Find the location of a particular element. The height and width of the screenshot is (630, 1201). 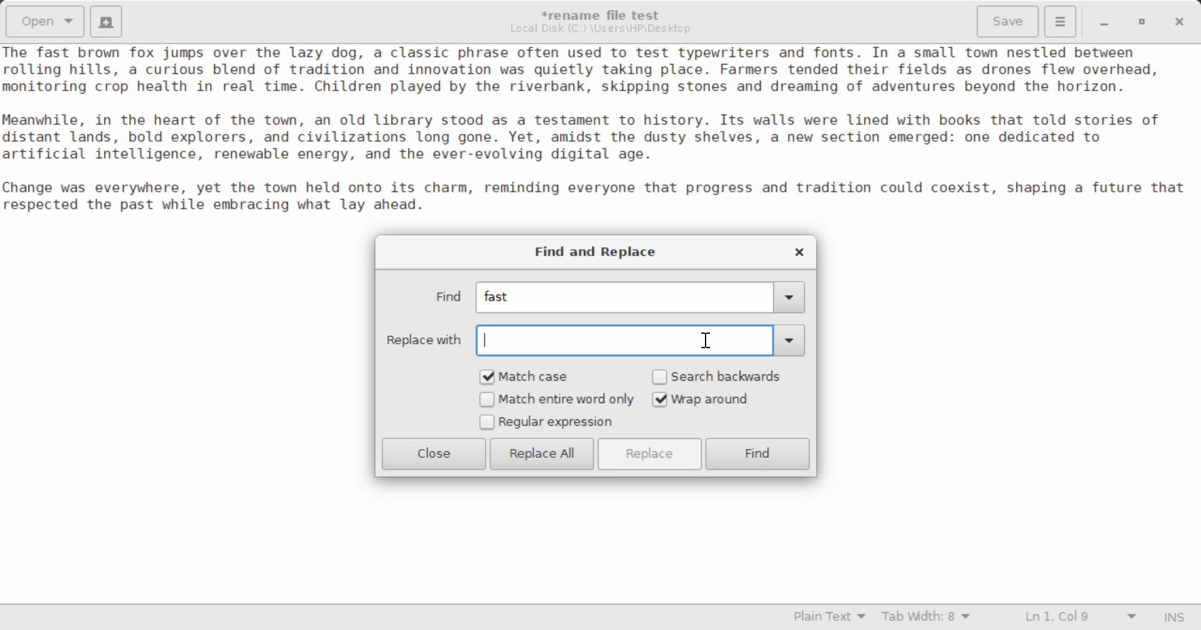

Tab Width 8 is located at coordinates (926, 618).